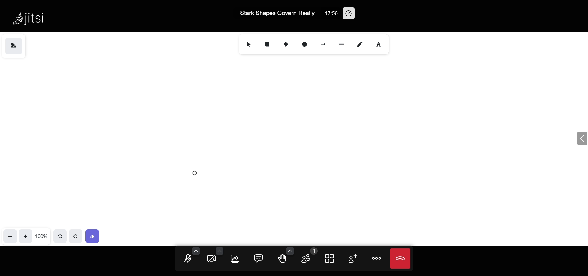 Image resolution: width=588 pixels, height=276 pixels. What do you see at coordinates (290, 251) in the screenshot?
I see `more emoji` at bounding box center [290, 251].